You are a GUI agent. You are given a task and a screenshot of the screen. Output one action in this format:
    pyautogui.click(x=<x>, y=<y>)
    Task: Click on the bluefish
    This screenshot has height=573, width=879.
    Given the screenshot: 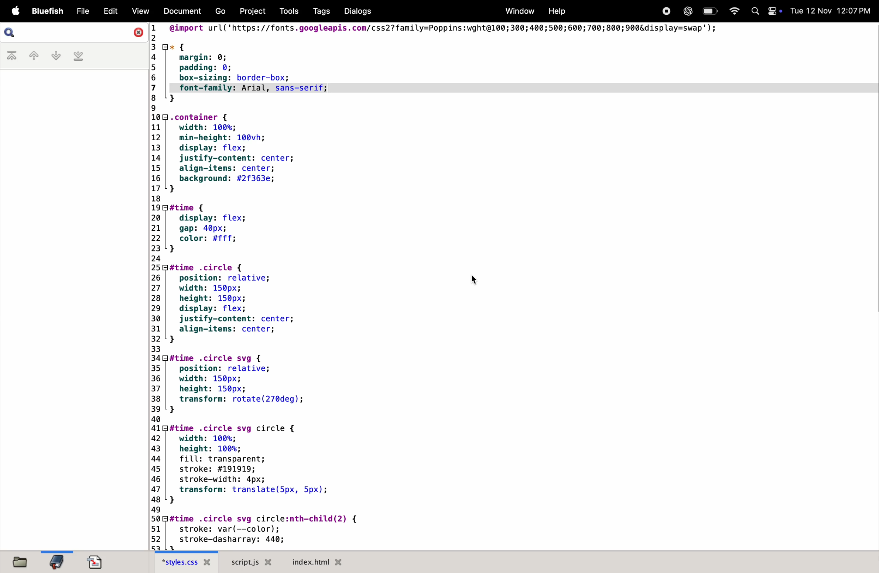 What is the action you would take?
    pyautogui.click(x=49, y=11)
    